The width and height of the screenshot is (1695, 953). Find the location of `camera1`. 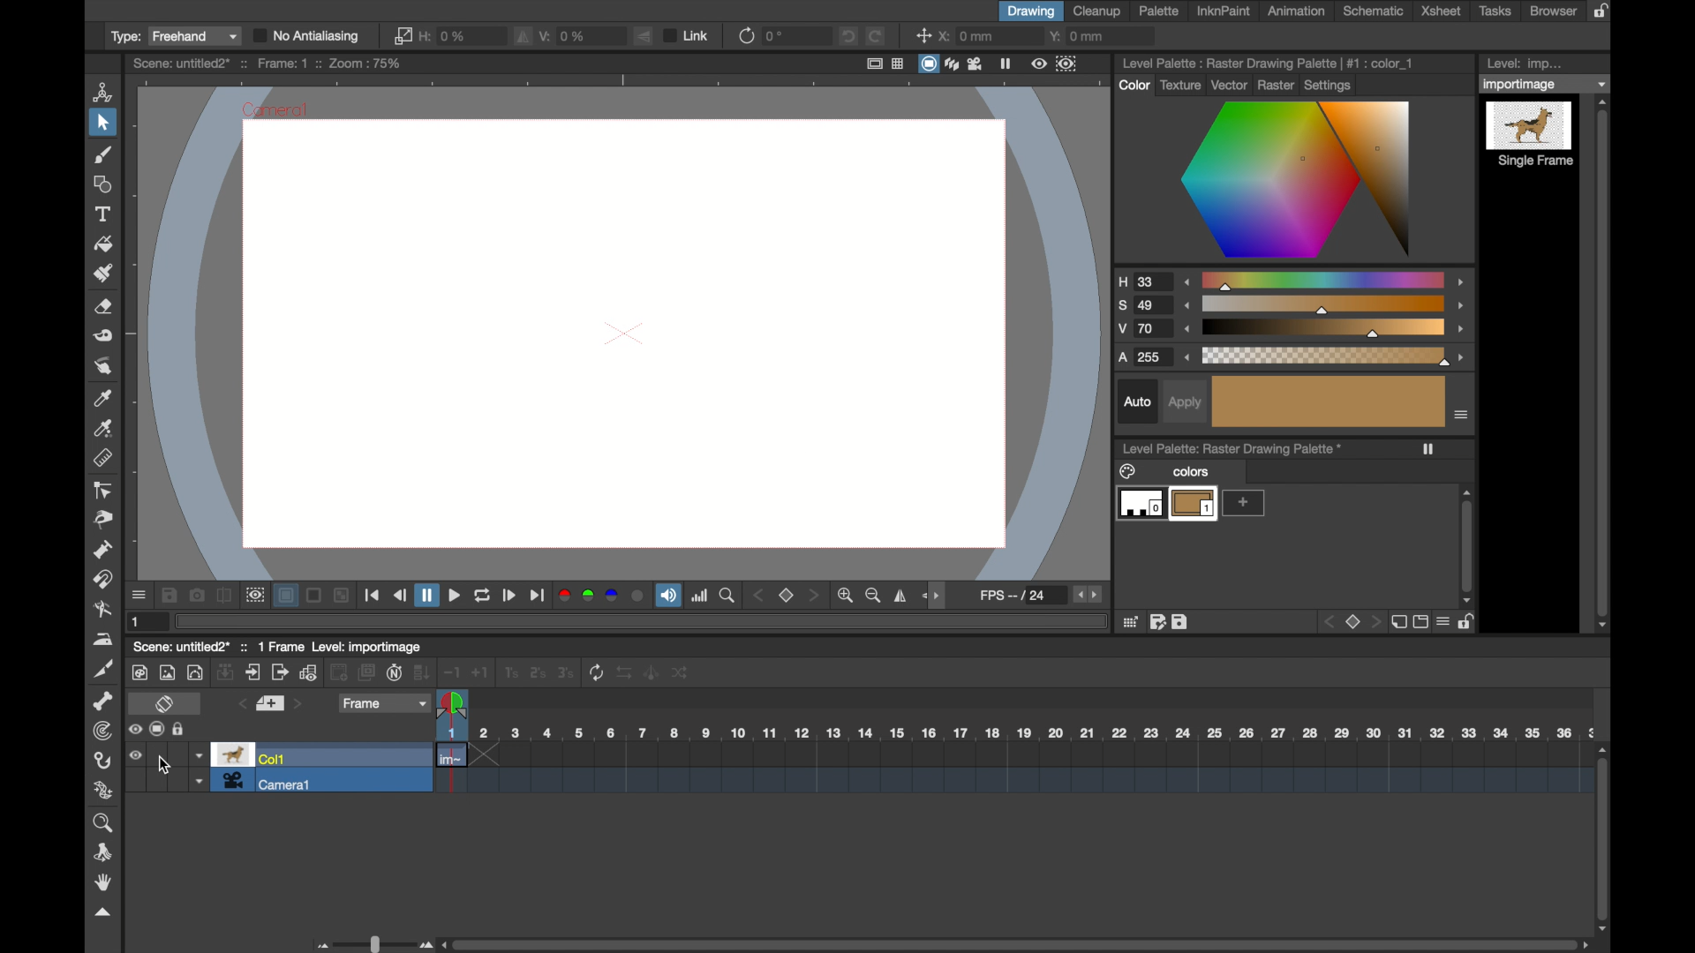

camera1 is located at coordinates (270, 782).